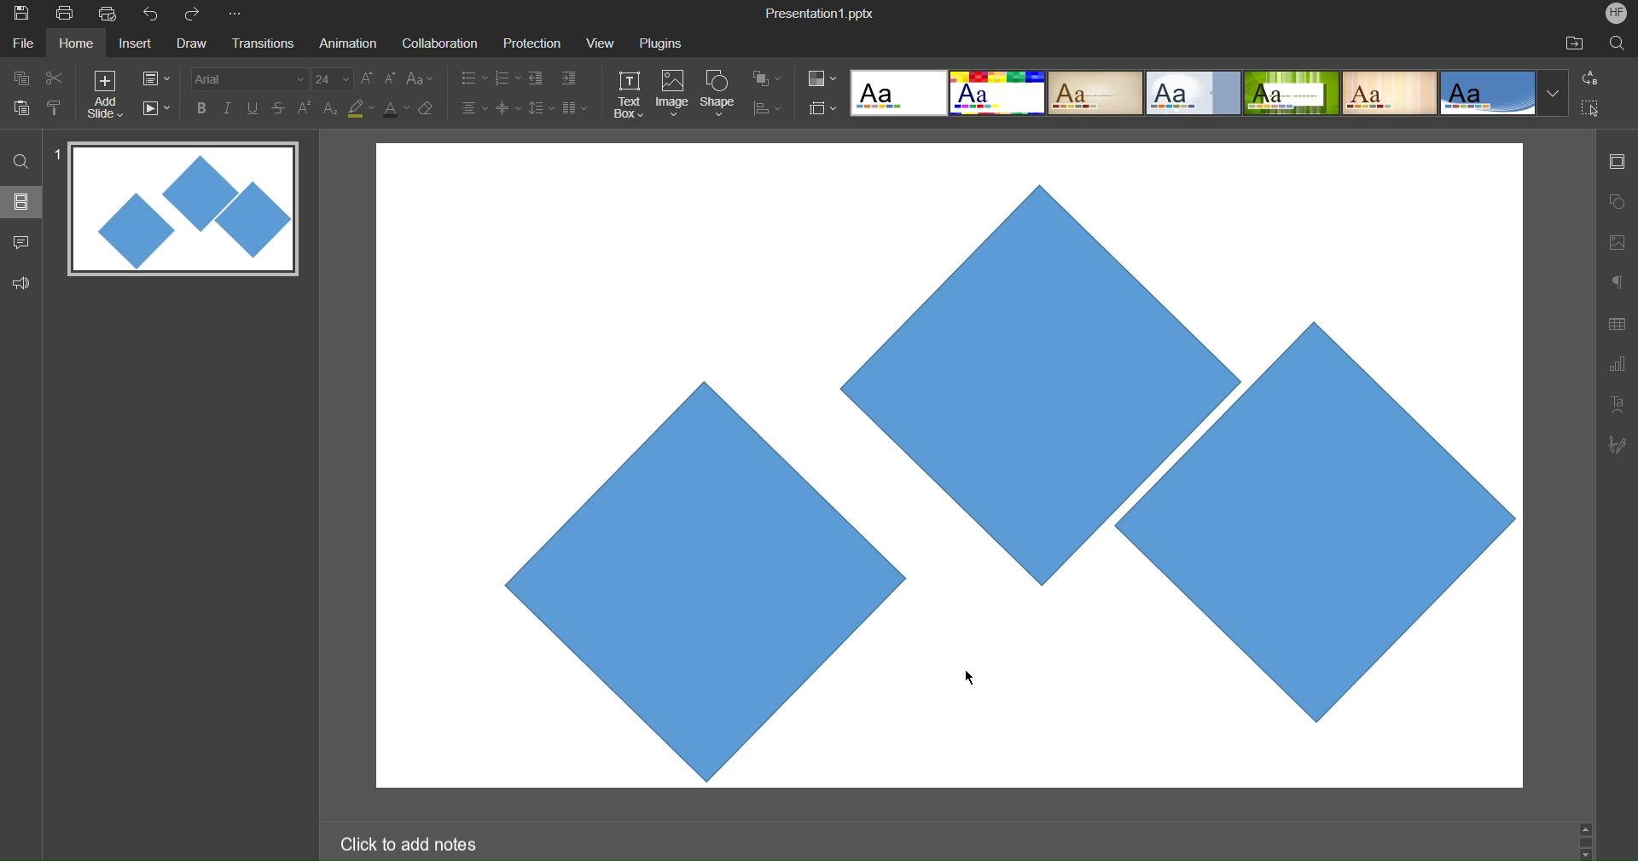  Describe the element at coordinates (20, 14) in the screenshot. I see `Save` at that location.